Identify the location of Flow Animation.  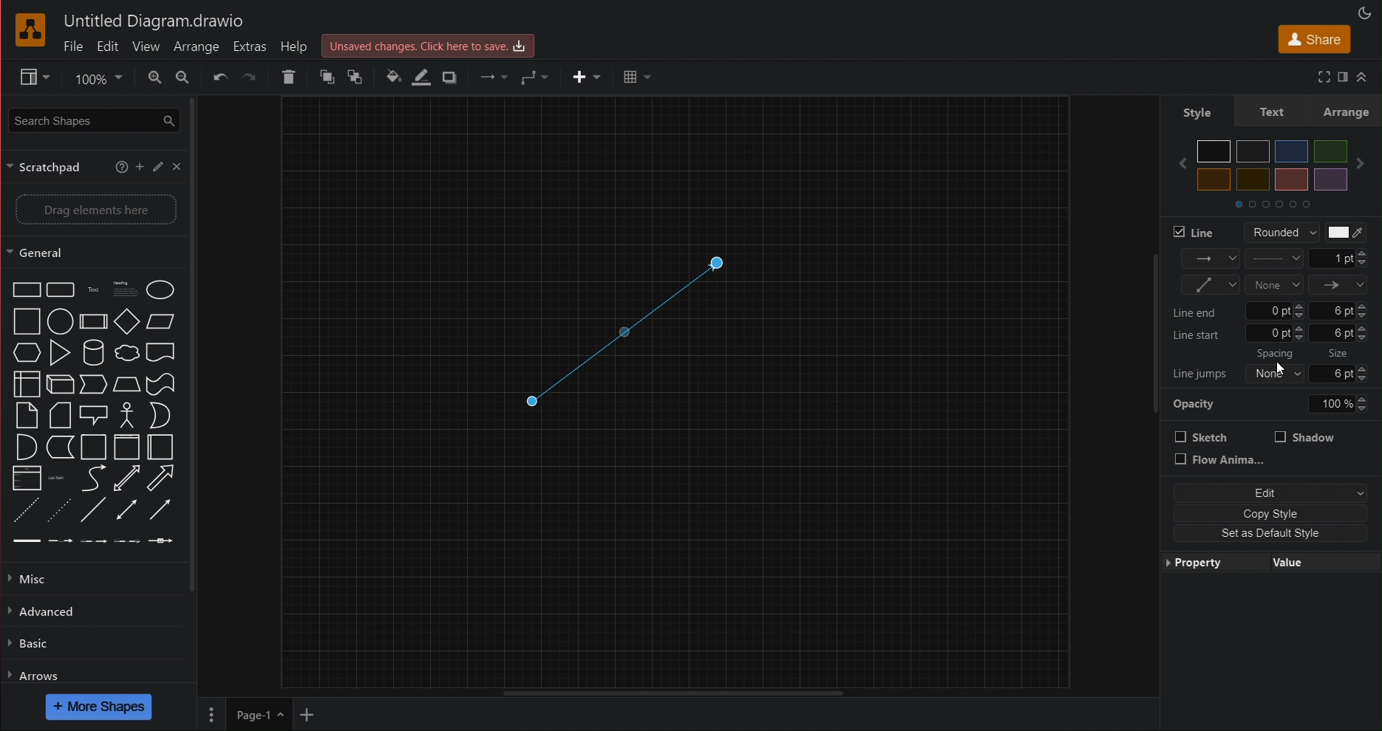
(1221, 461).